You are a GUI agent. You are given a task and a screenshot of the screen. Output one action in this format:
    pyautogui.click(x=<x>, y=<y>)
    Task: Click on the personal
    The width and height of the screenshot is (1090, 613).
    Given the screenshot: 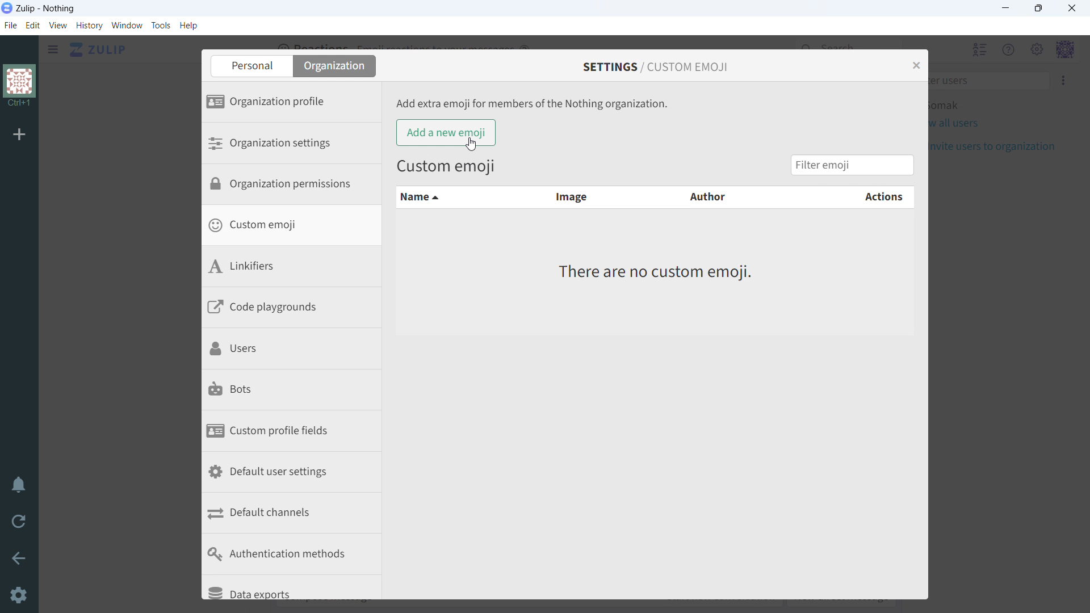 What is the action you would take?
    pyautogui.click(x=250, y=66)
    